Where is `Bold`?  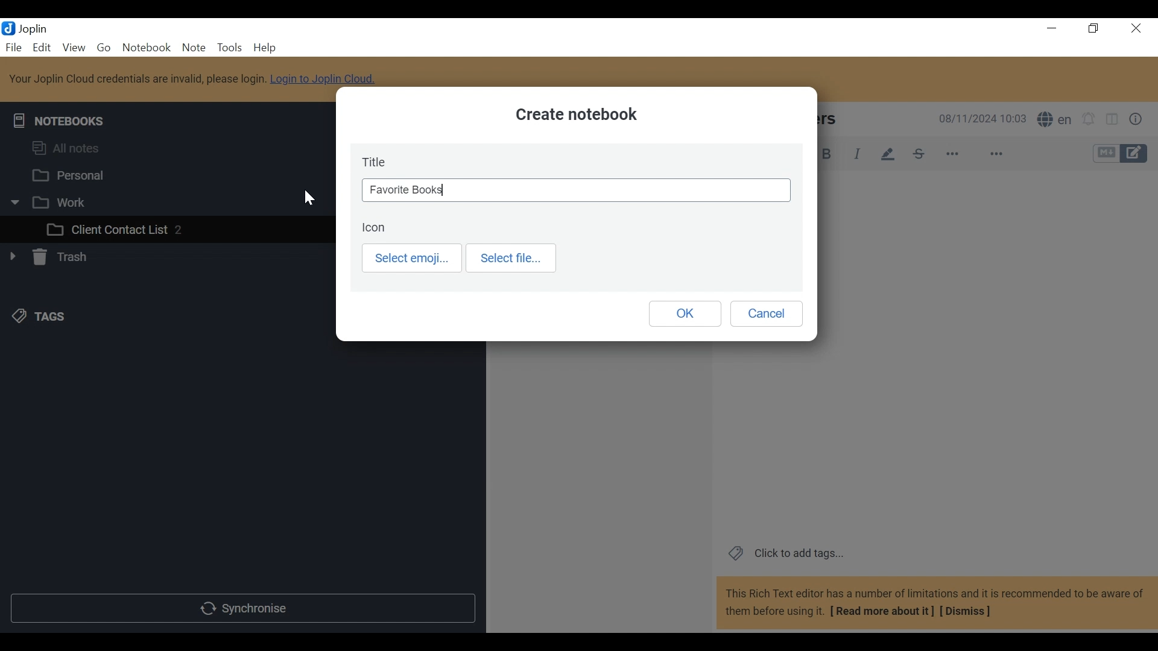
Bold is located at coordinates (827, 154).